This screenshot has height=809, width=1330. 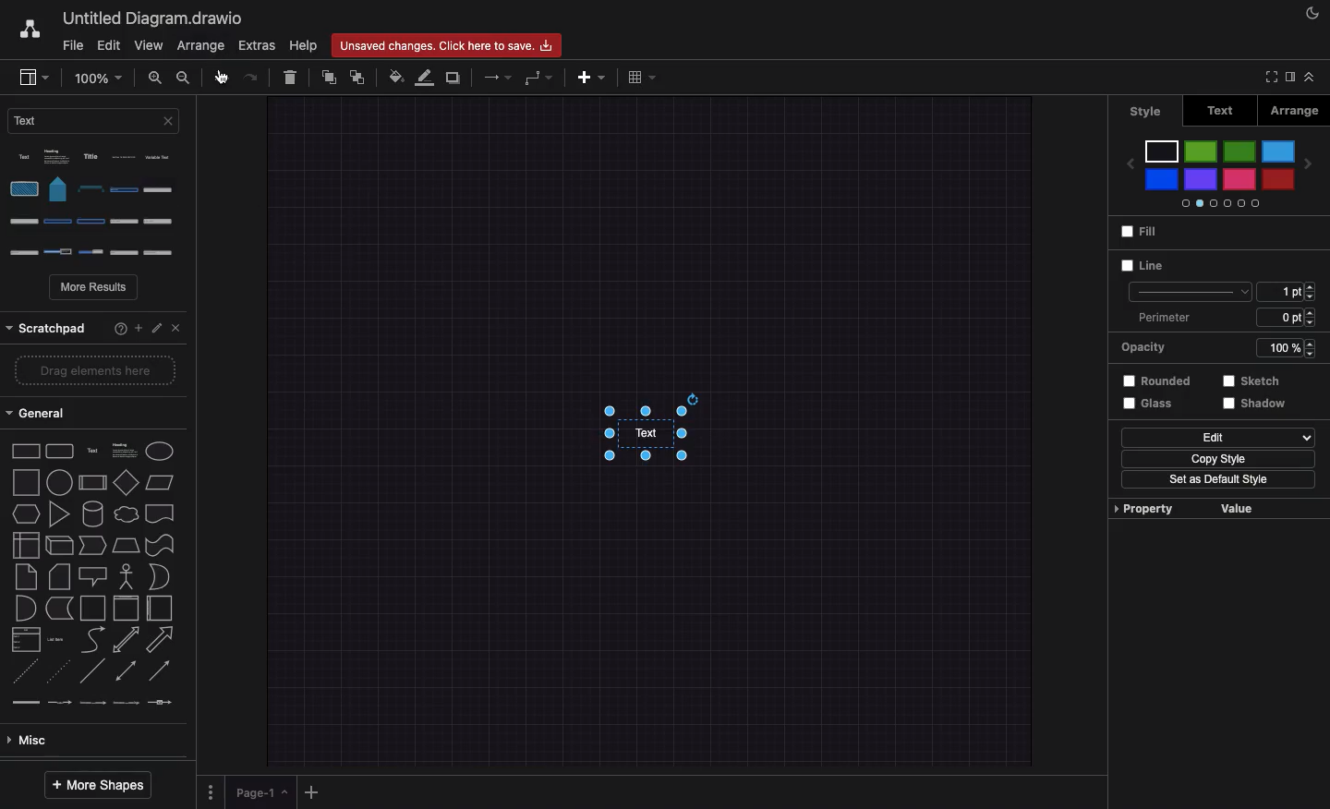 What do you see at coordinates (359, 77) in the screenshot?
I see `To back` at bounding box center [359, 77].